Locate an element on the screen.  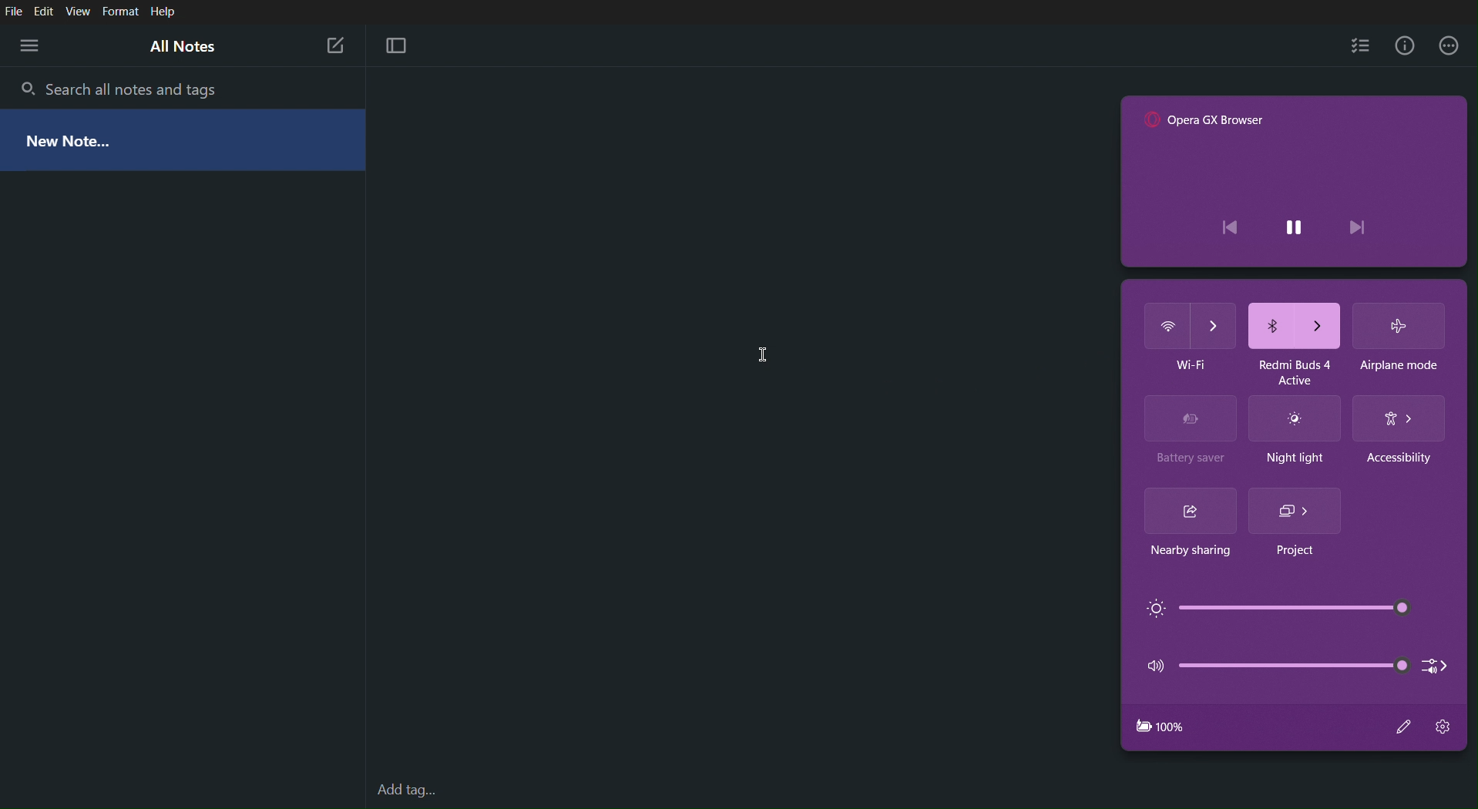
Nearby sharing is located at coordinates (1192, 513).